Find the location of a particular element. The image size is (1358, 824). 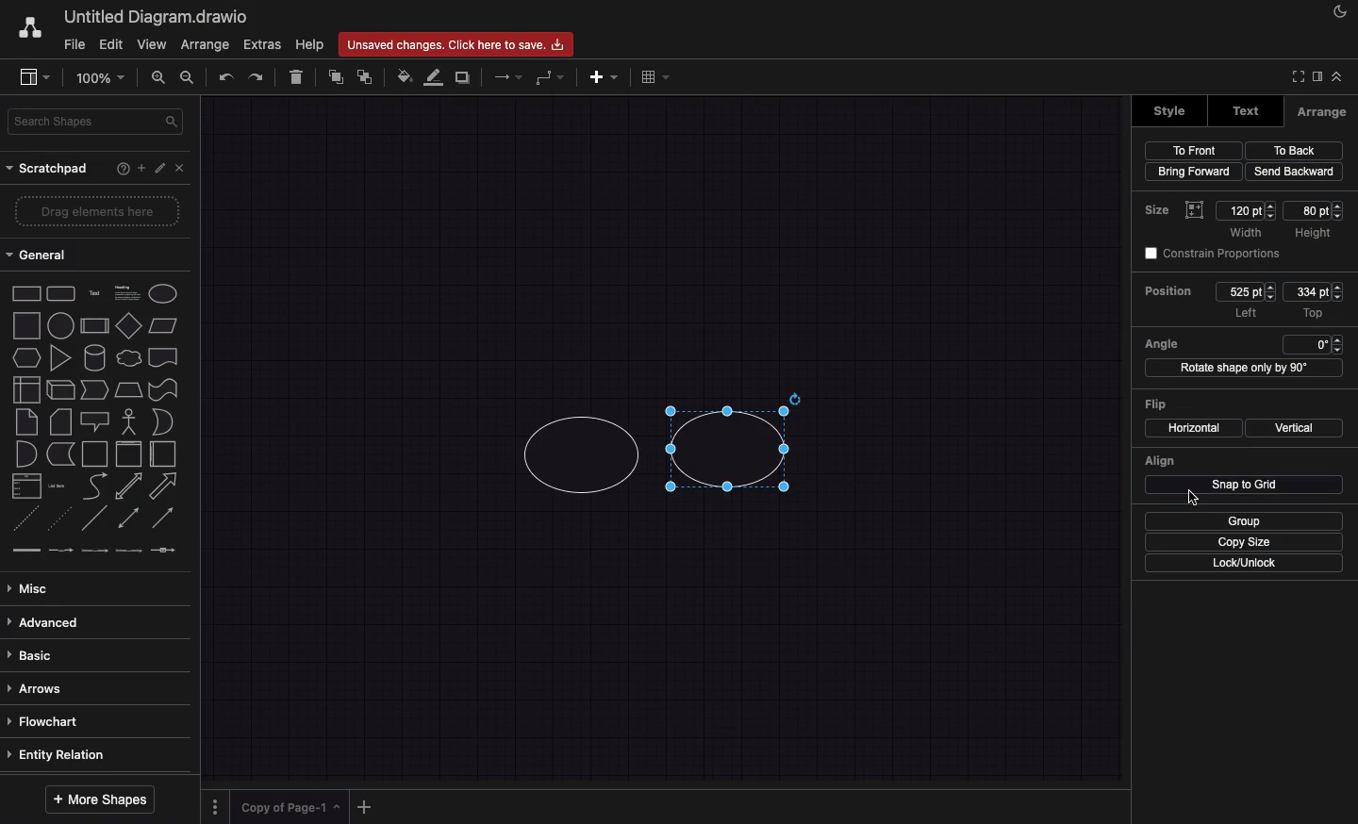

arrows is located at coordinates (90, 690).